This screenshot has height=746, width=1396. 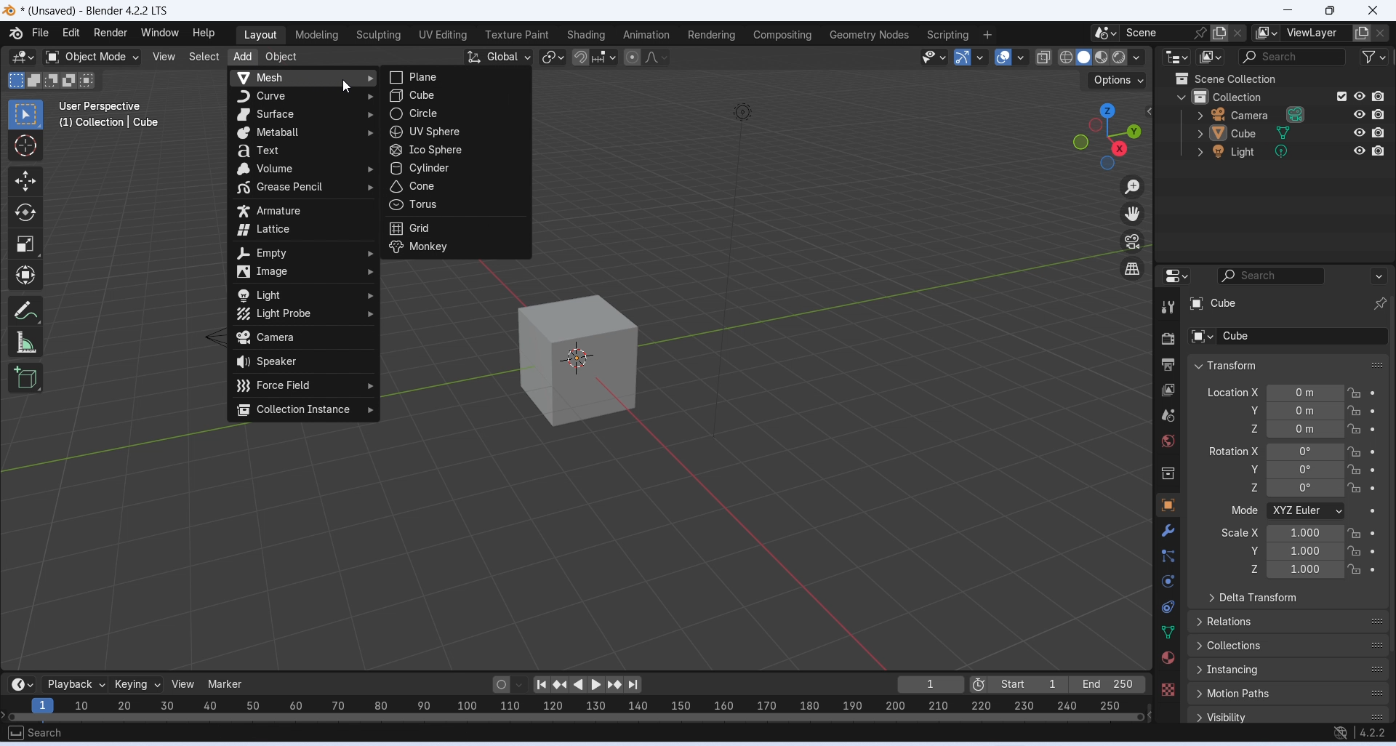 I want to click on cylinder, so click(x=454, y=168).